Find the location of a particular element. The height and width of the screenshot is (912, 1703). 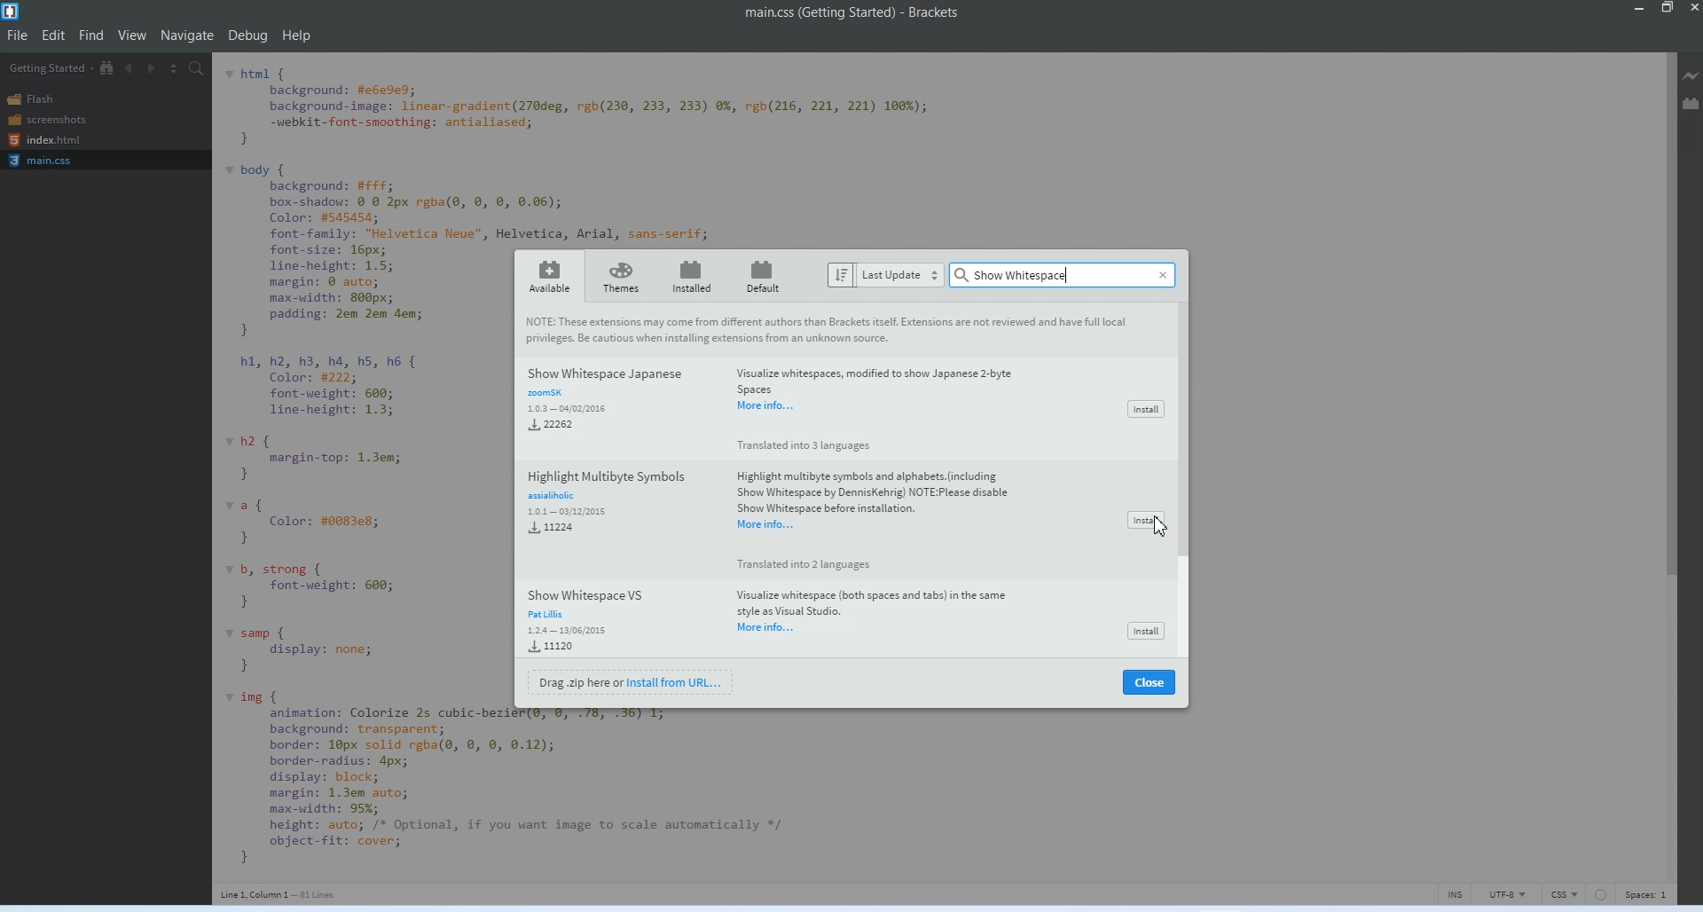

Installed is located at coordinates (687, 276).